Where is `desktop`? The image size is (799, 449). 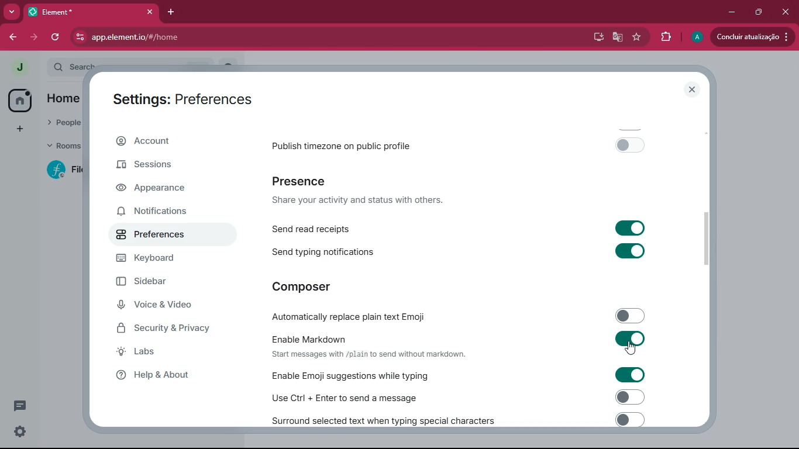
desktop is located at coordinates (595, 37).